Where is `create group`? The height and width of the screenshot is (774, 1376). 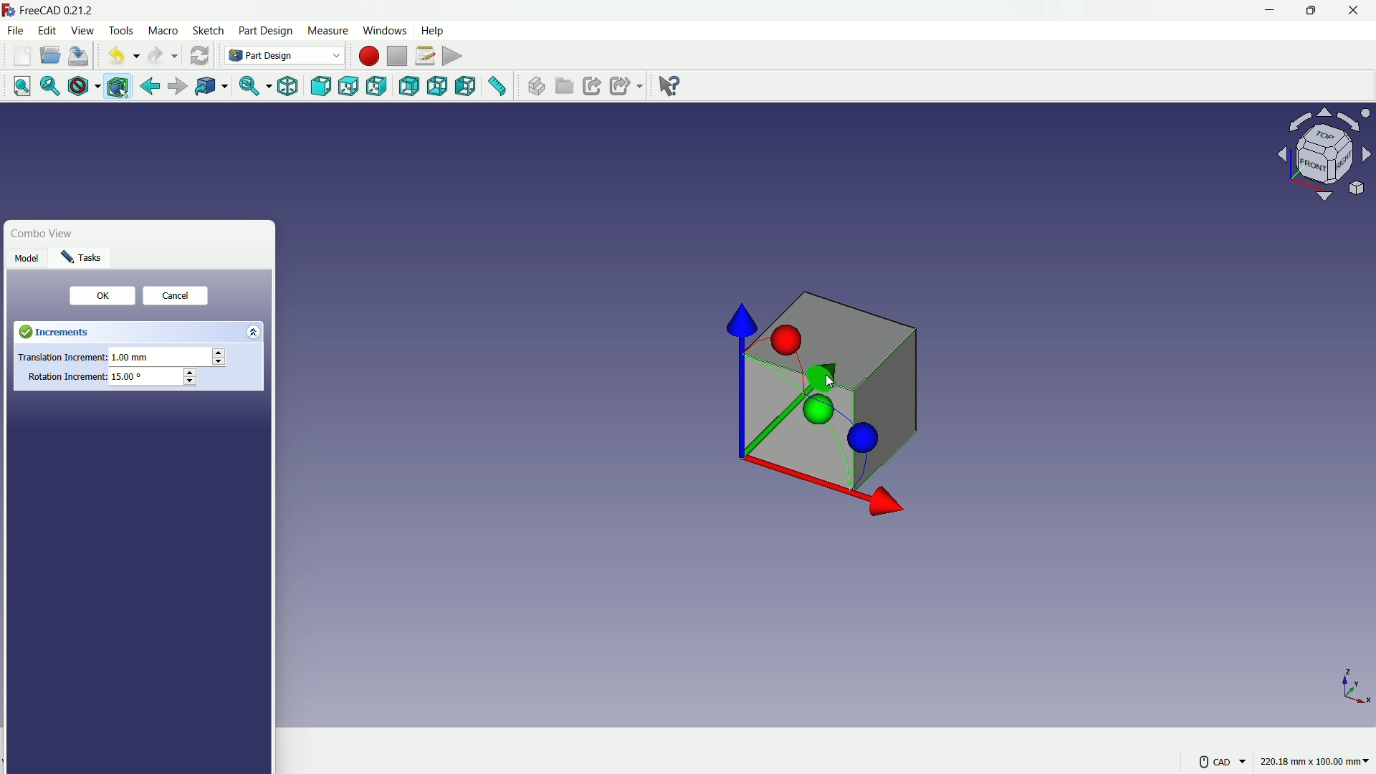
create group is located at coordinates (565, 87).